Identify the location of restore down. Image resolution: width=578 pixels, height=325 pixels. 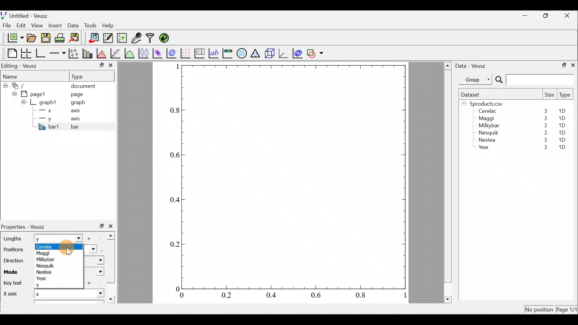
(547, 16).